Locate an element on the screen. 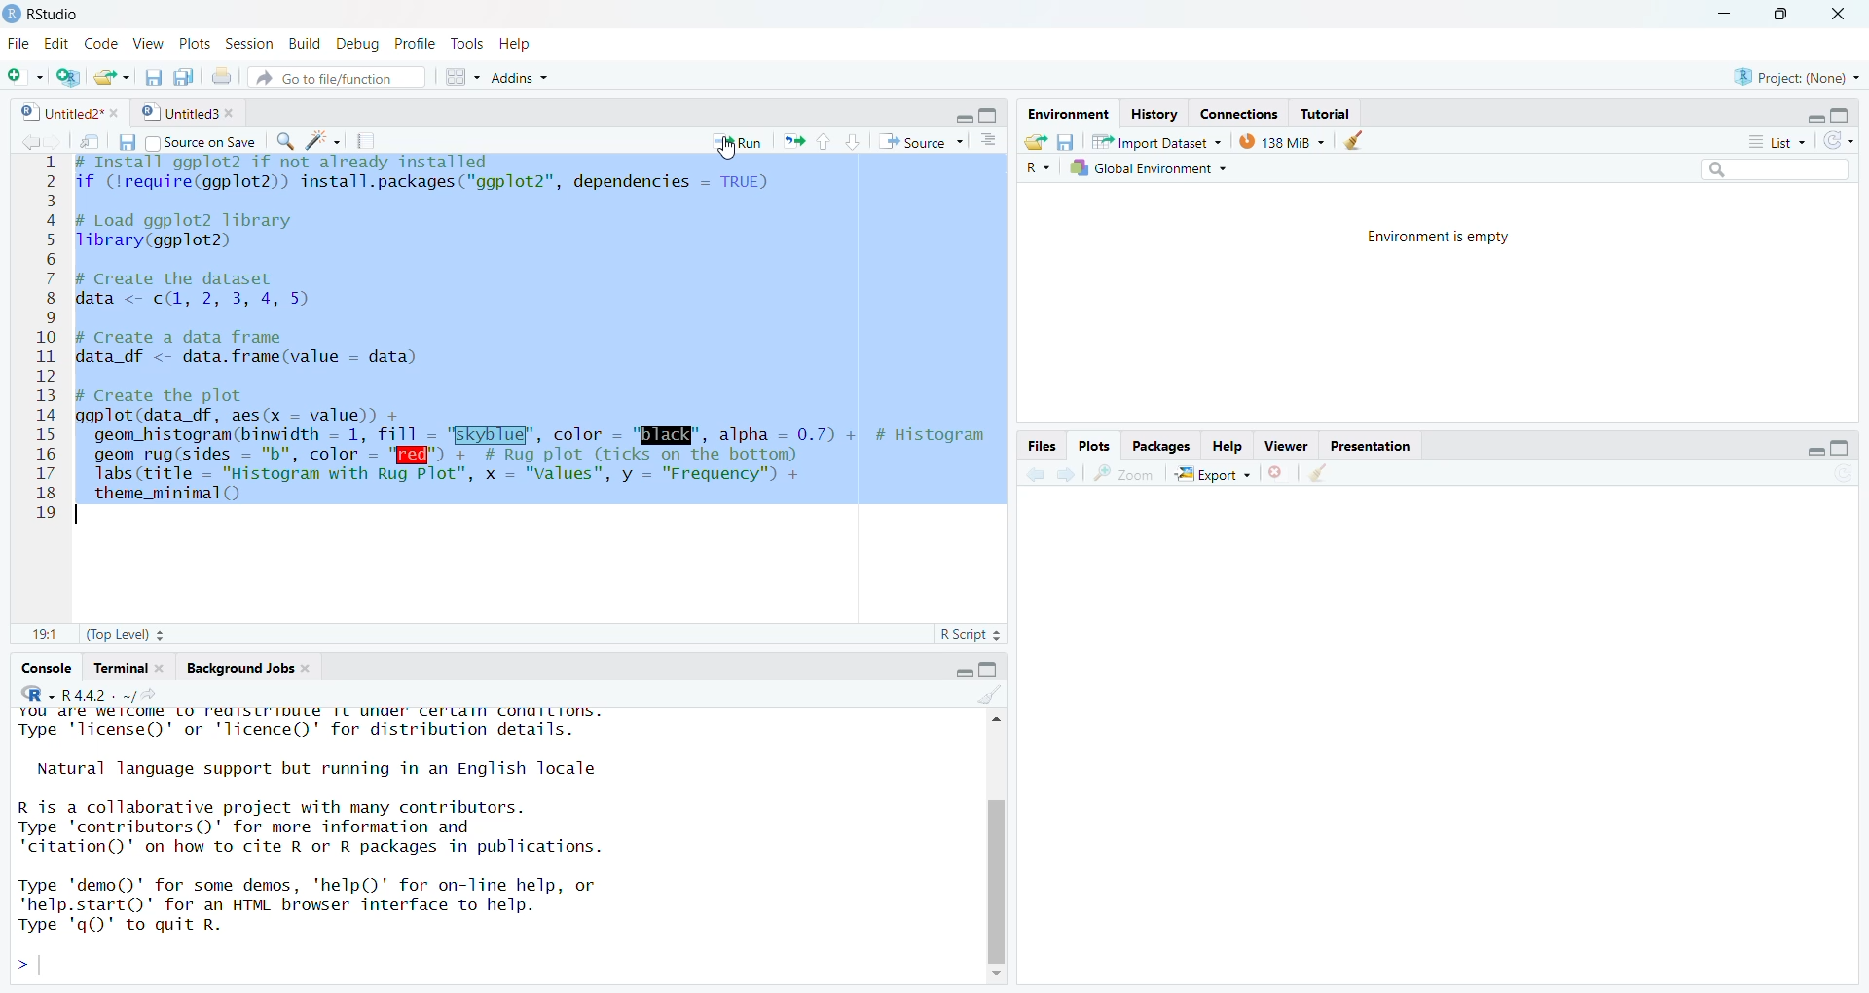 The width and height of the screenshot is (1869, 993).  is located at coordinates (92, 141).